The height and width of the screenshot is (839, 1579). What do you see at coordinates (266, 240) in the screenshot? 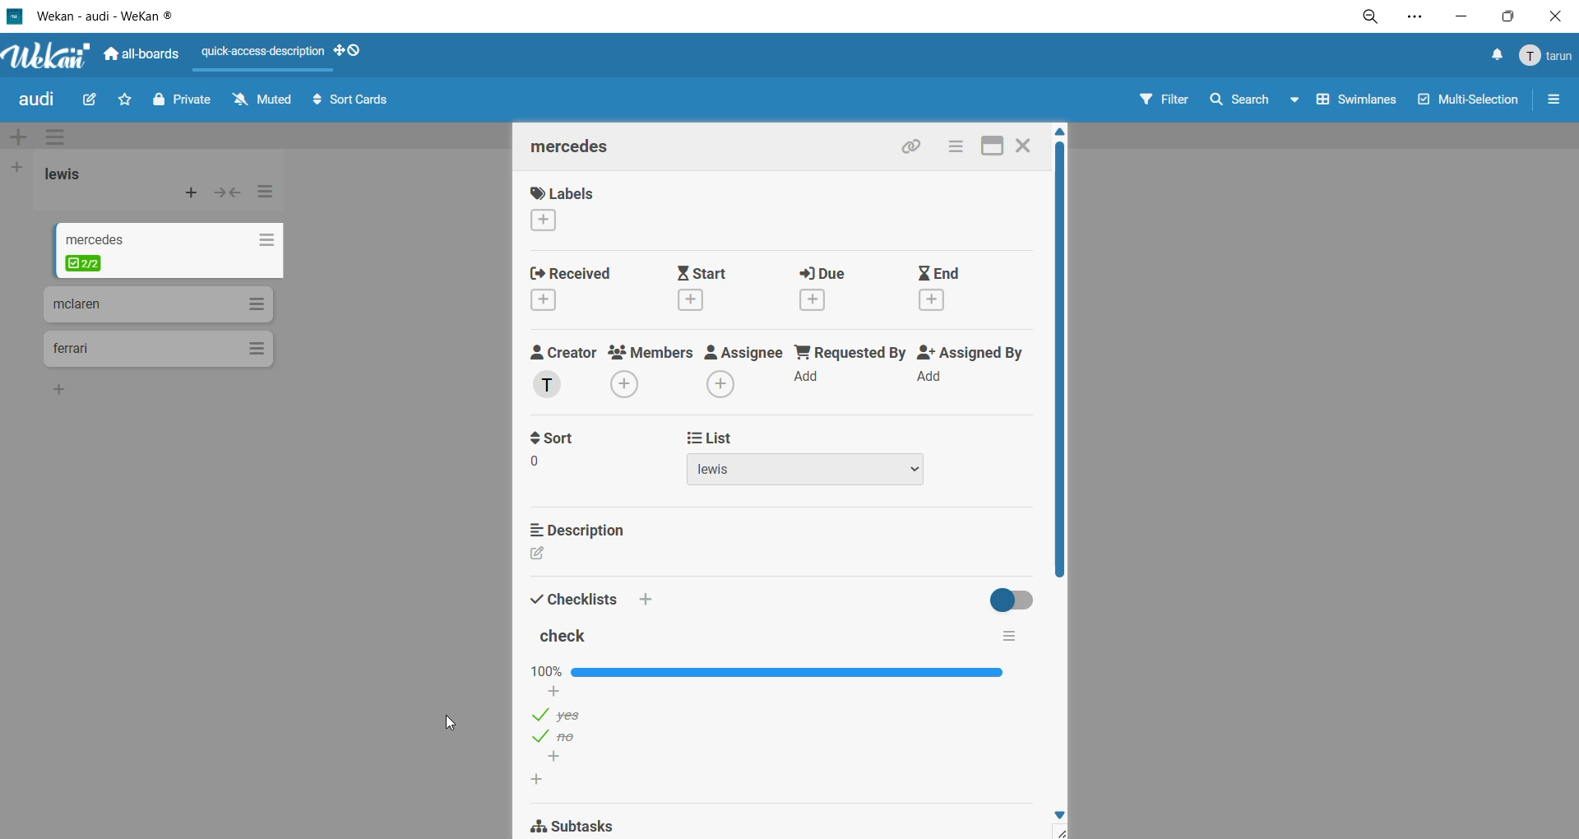
I see `actions` at bounding box center [266, 240].